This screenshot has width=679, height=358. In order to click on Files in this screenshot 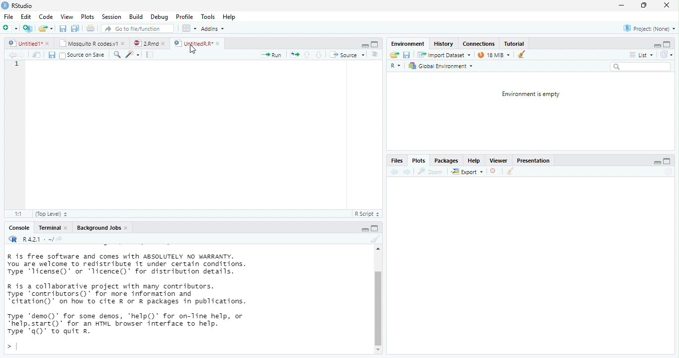, I will do `click(396, 161)`.